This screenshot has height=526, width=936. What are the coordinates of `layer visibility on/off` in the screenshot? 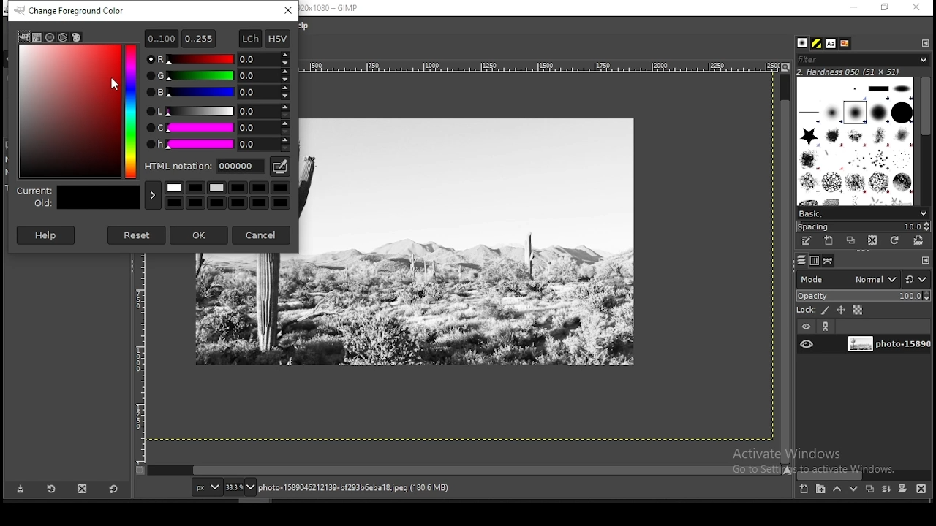 It's located at (807, 344).